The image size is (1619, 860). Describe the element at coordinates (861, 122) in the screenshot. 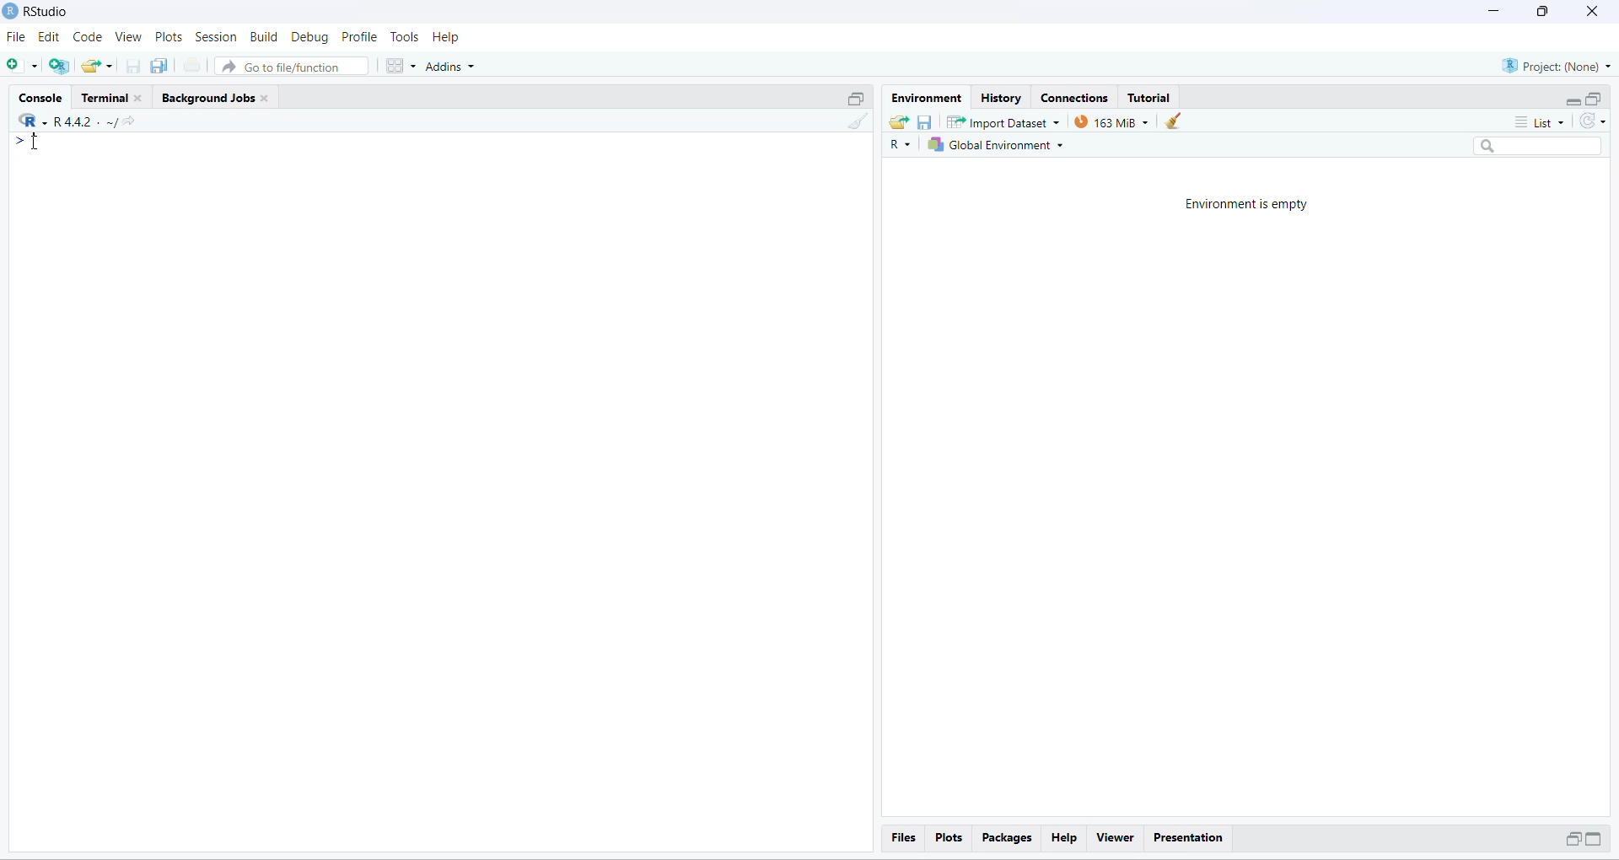

I see `clear console` at that location.